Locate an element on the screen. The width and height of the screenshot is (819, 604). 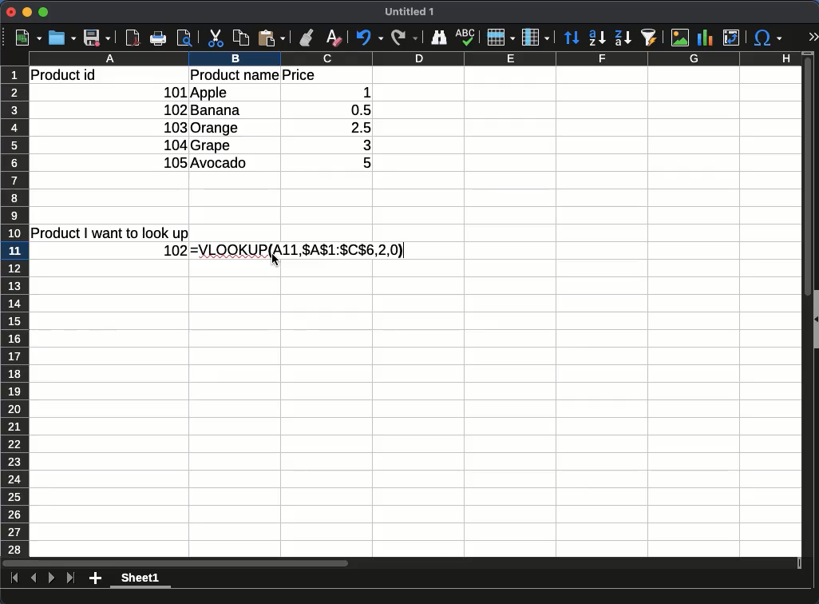
paste is located at coordinates (271, 38).